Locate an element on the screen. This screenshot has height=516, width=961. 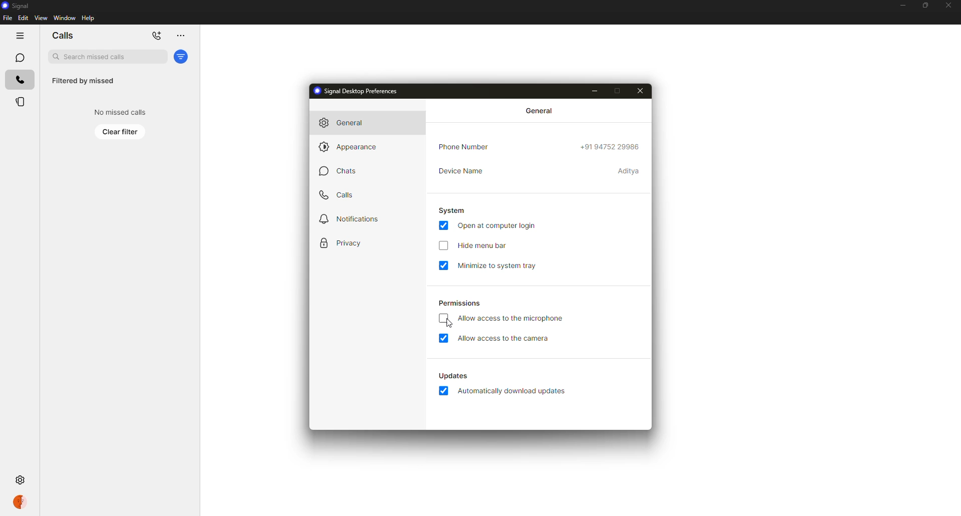
automatically download updates is located at coordinates (512, 391).